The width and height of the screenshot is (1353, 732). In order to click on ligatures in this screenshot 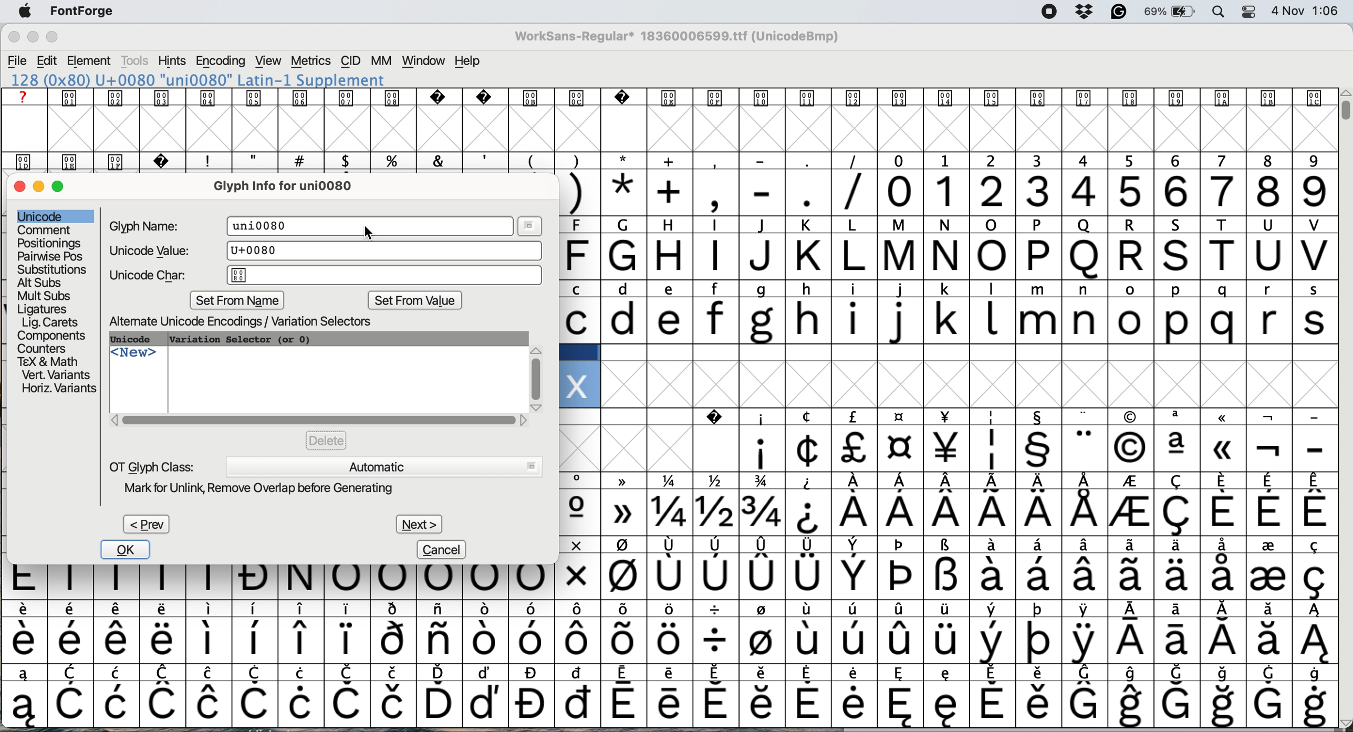, I will do `click(45, 308)`.